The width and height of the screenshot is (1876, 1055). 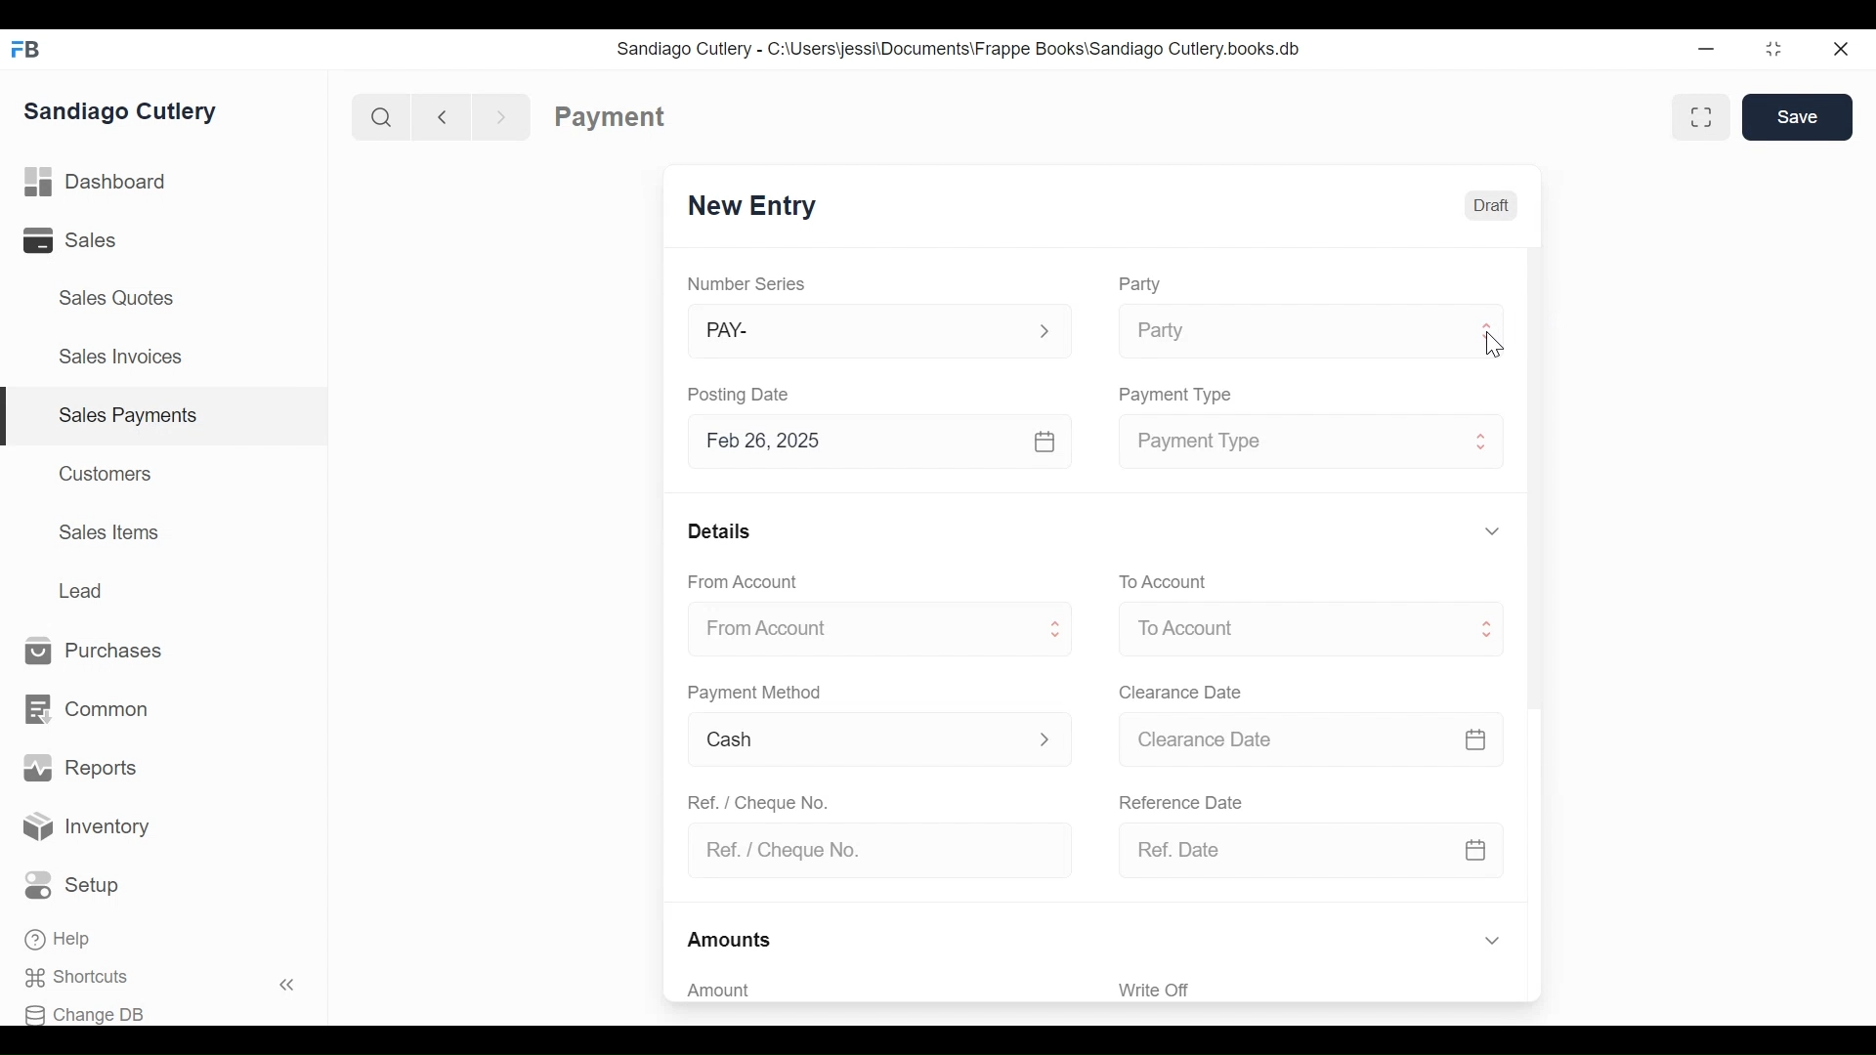 What do you see at coordinates (745, 582) in the screenshot?
I see `From Account` at bounding box center [745, 582].